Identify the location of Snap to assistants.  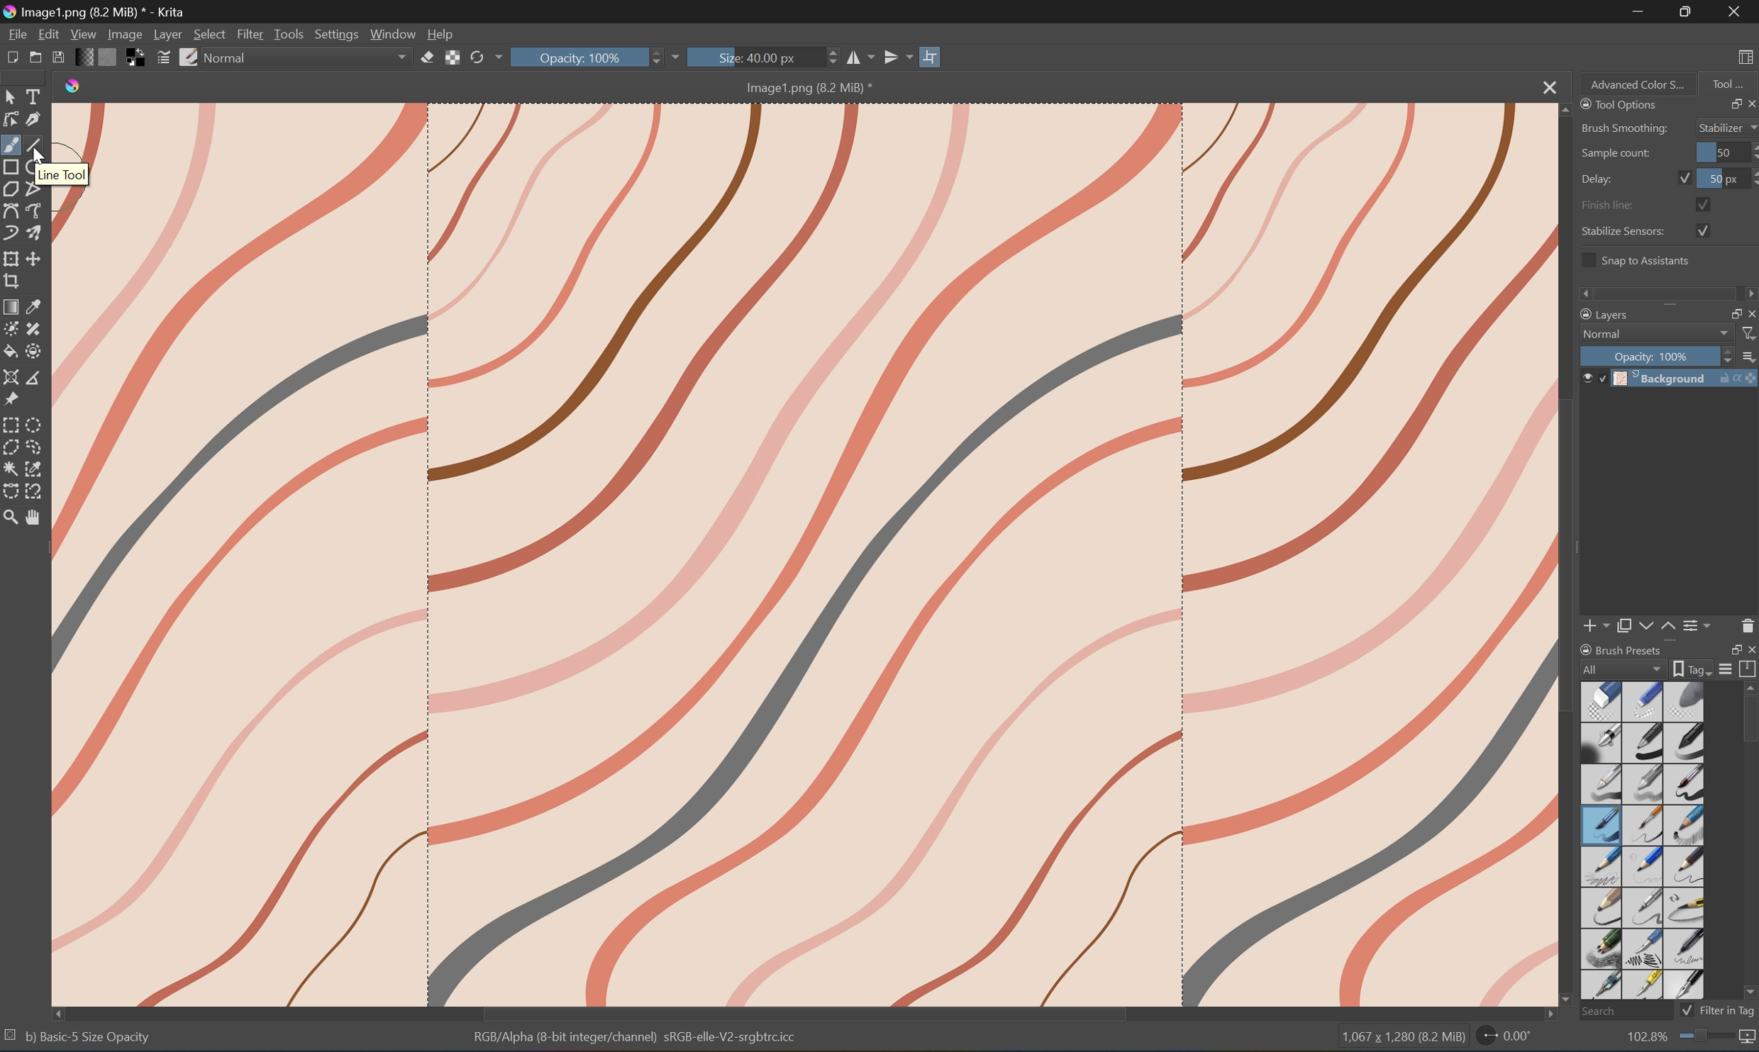
(1646, 262).